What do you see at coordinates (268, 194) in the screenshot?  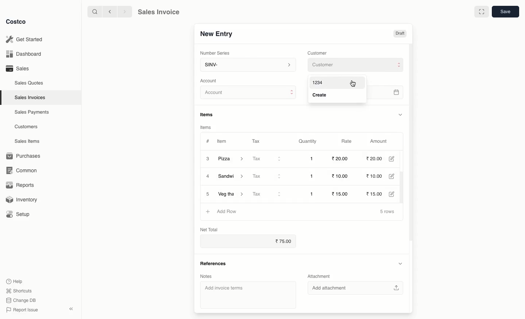 I see `Tax` at bounding box center [268, 194].